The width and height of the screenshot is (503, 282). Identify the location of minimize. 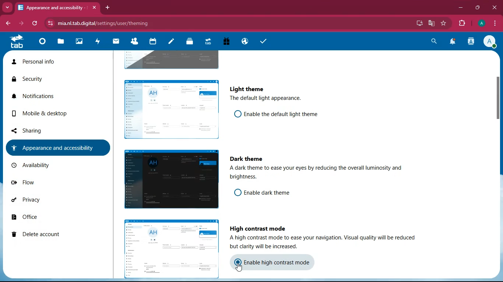
(461, 9).